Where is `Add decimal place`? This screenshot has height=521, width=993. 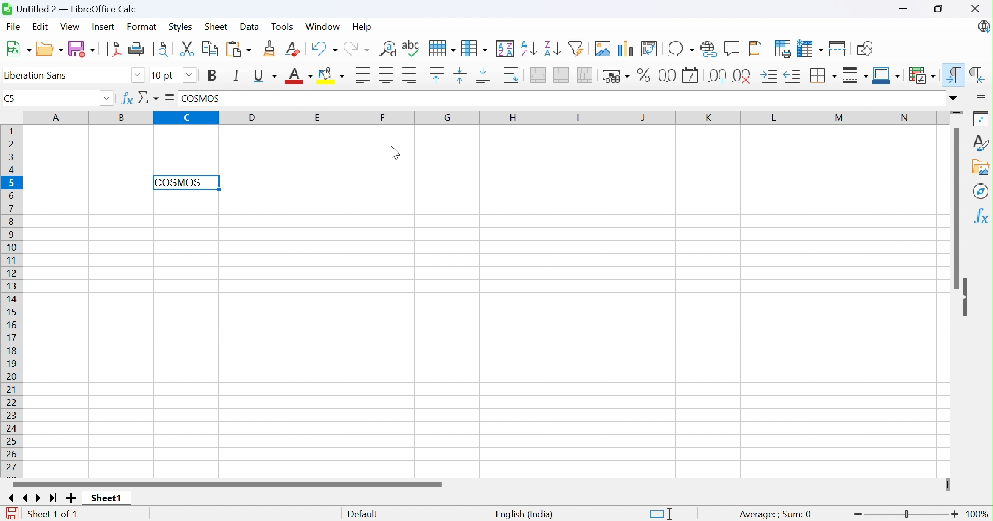 Add decimal place is located at coordinates (719, 76).